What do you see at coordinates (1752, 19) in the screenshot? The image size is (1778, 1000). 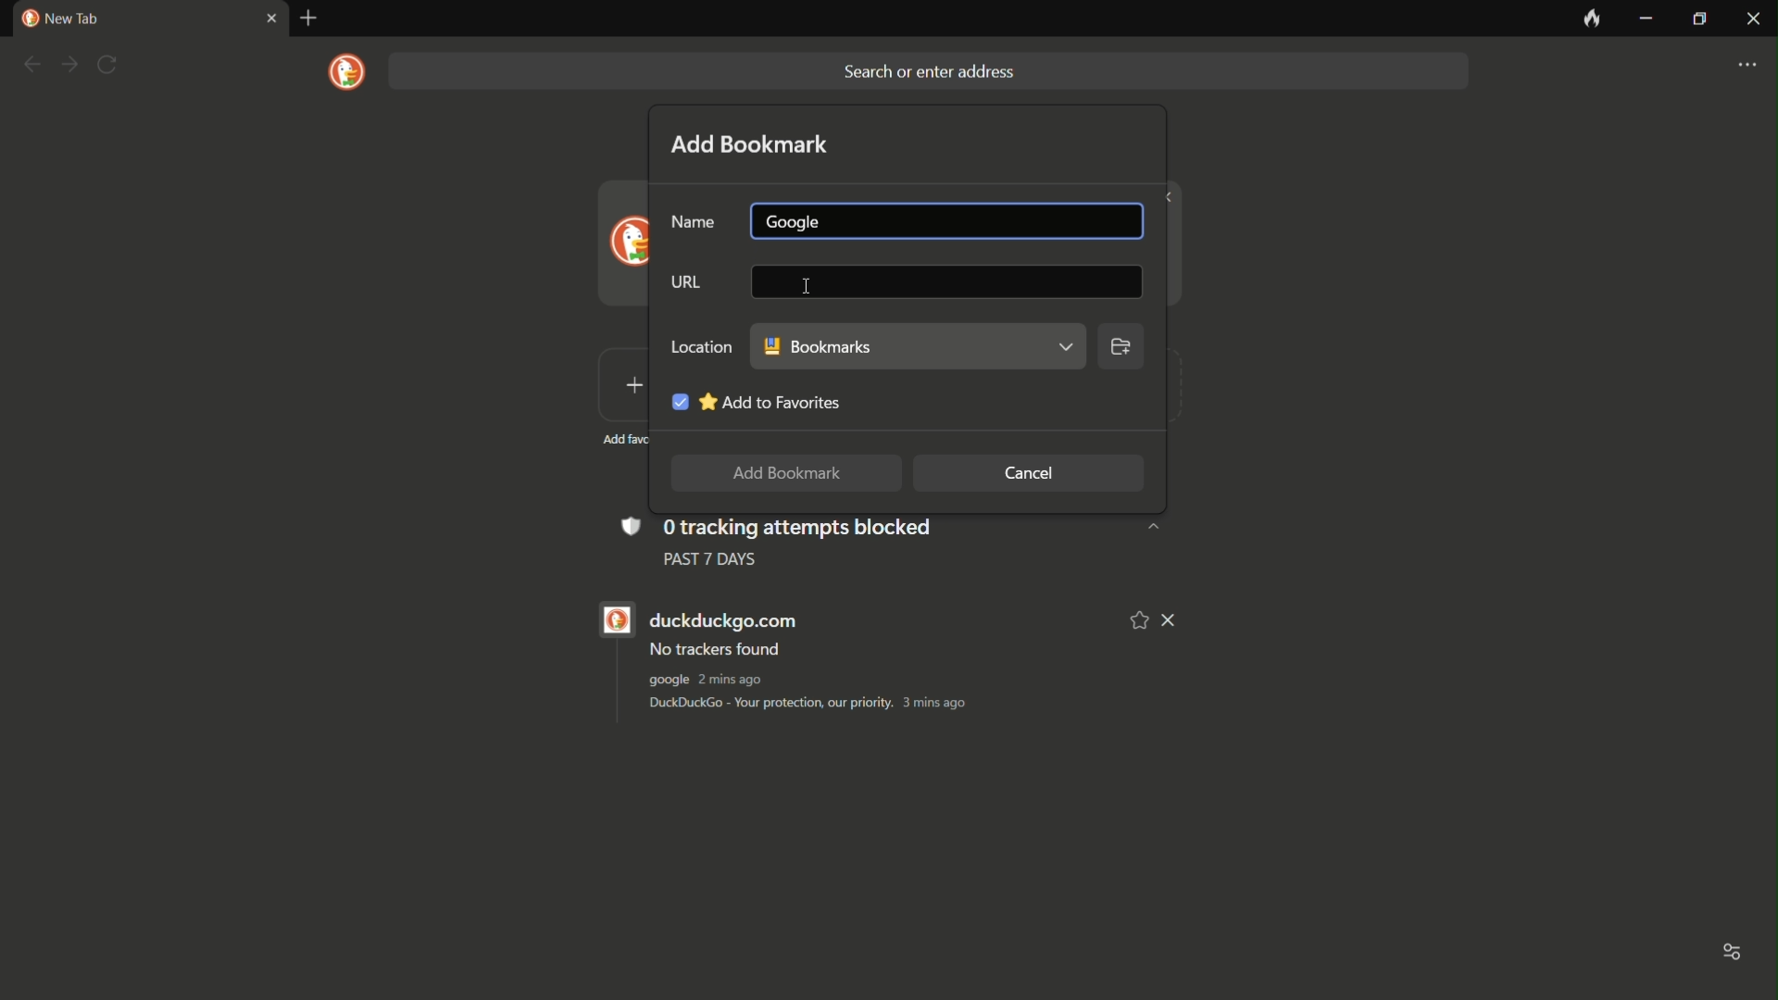 I see `close app` at bounding box center [1752, 19].